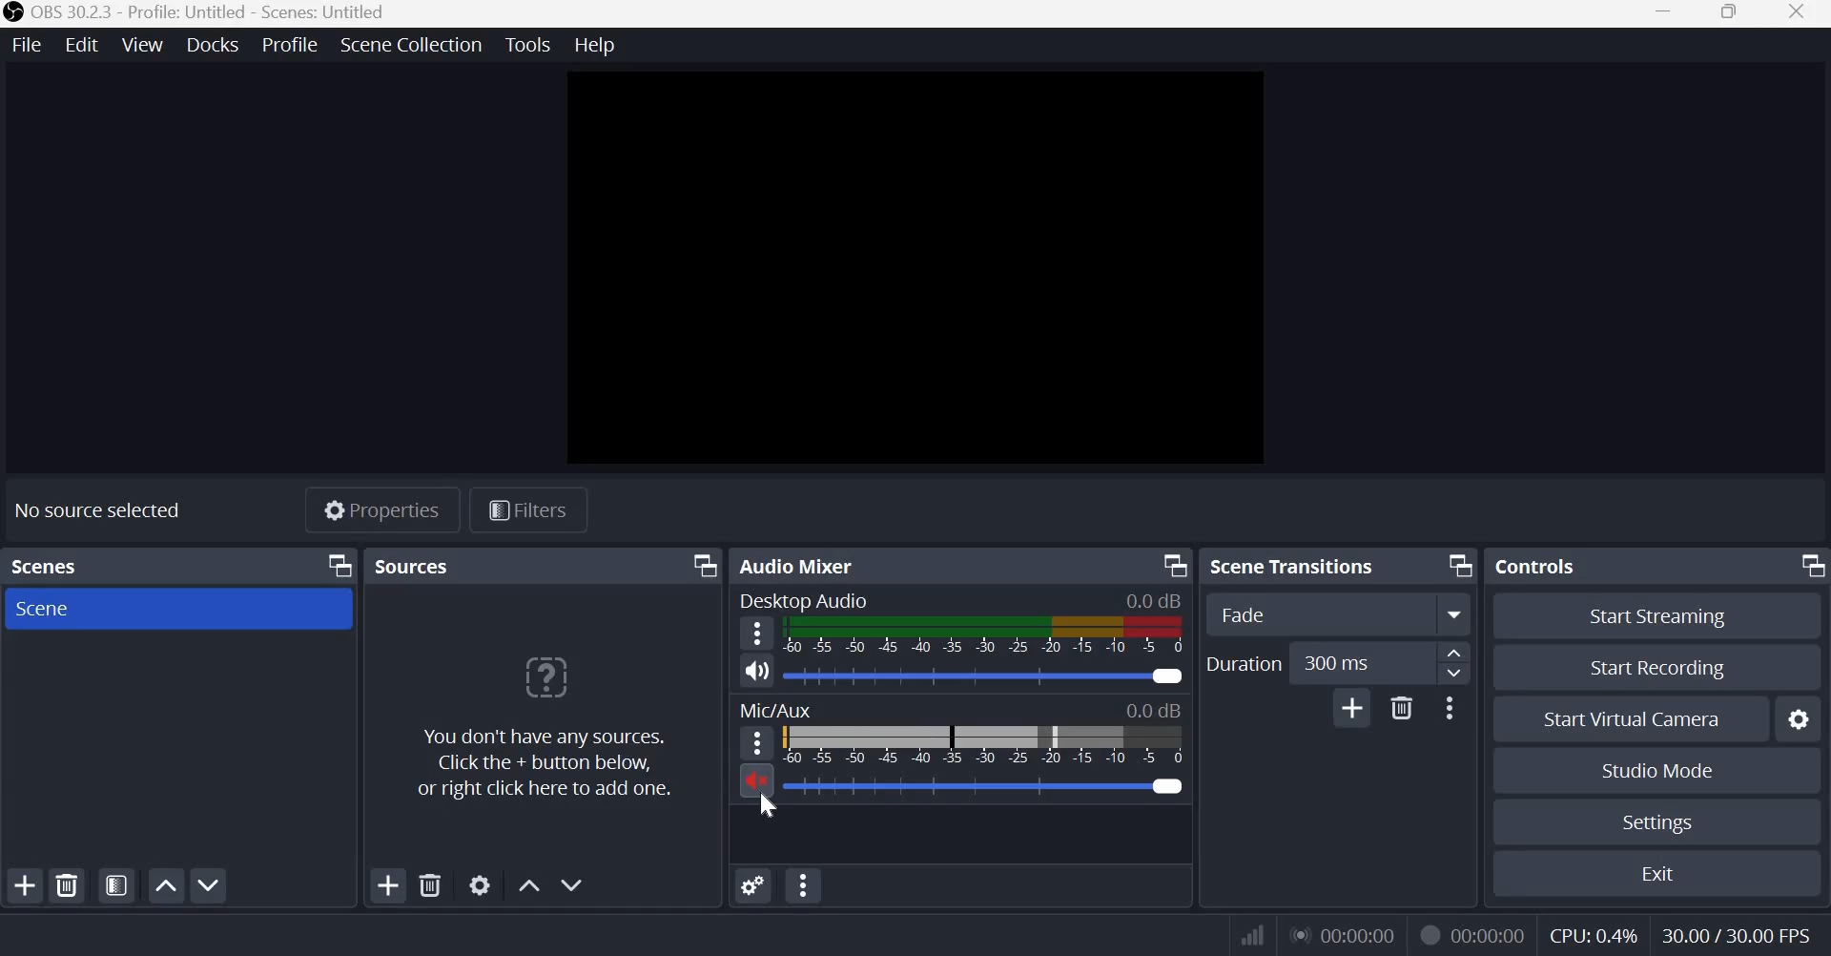  Describe the element at coordinates (597, 44) in the screenshot. I see `Help` at that location.